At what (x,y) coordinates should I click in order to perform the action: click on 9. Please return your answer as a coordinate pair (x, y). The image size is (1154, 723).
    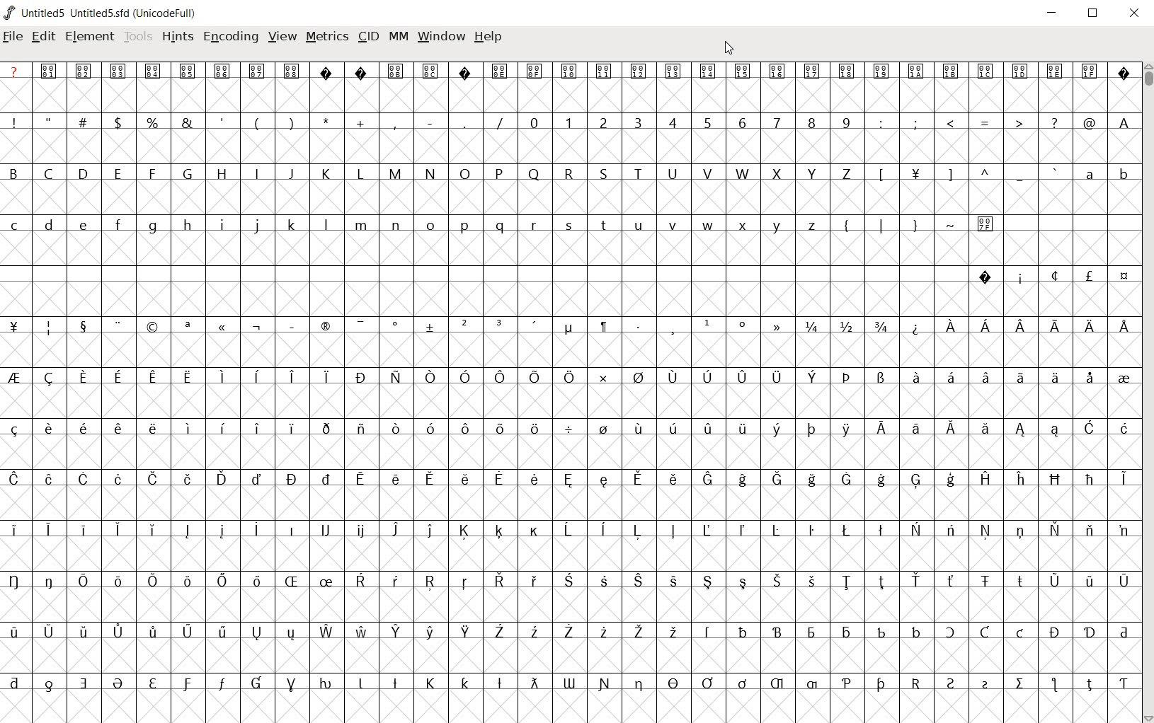
    Looking at the image, I should click on (845, 122).